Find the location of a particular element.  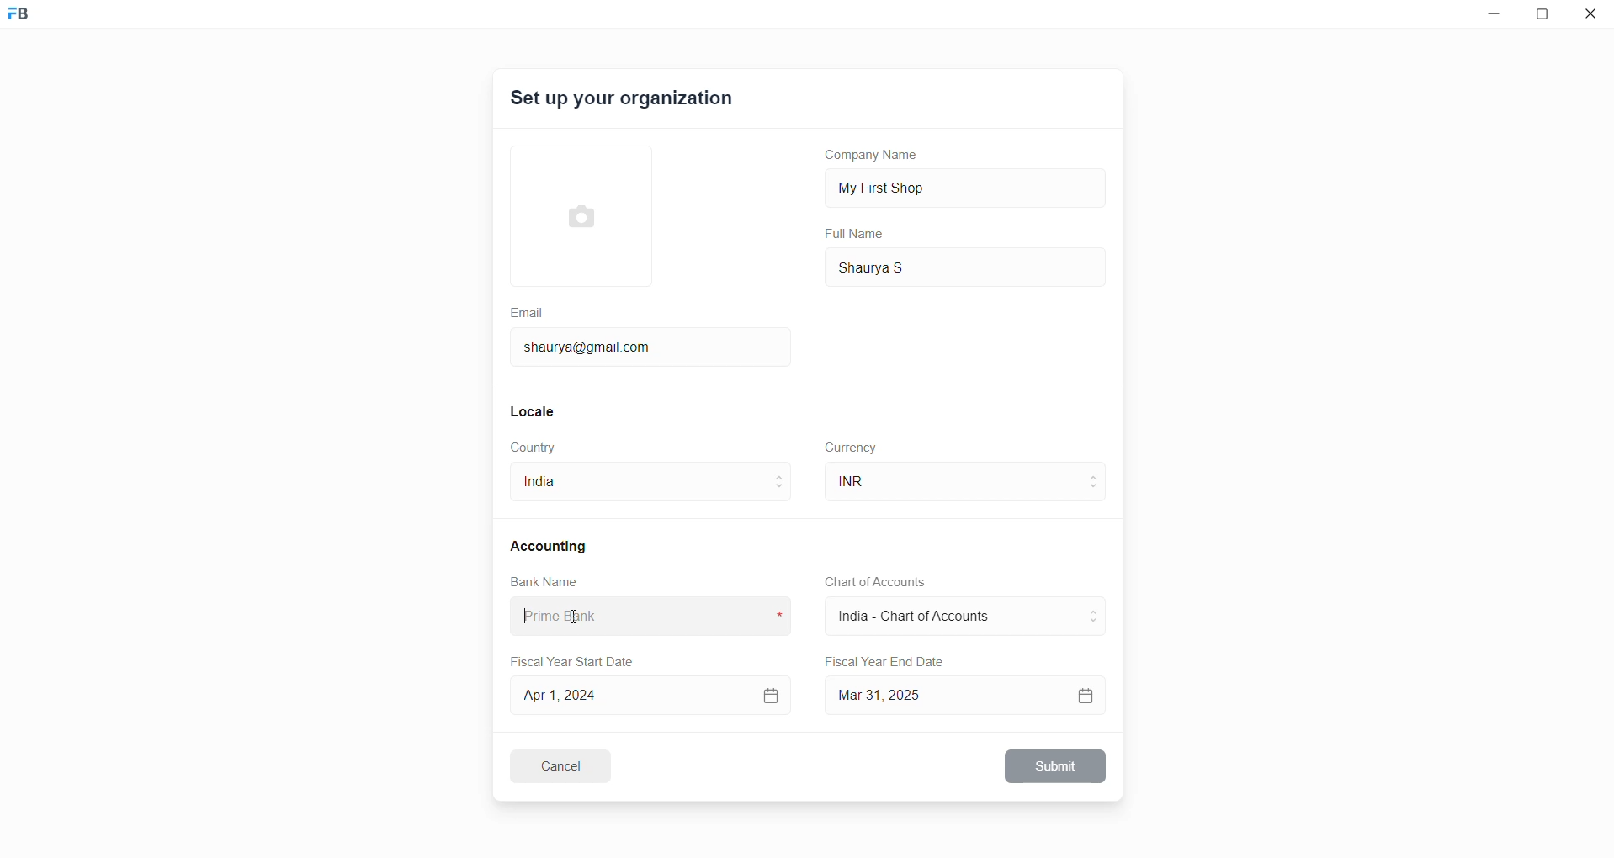

Submit  is located at coordinates (1057, 766).